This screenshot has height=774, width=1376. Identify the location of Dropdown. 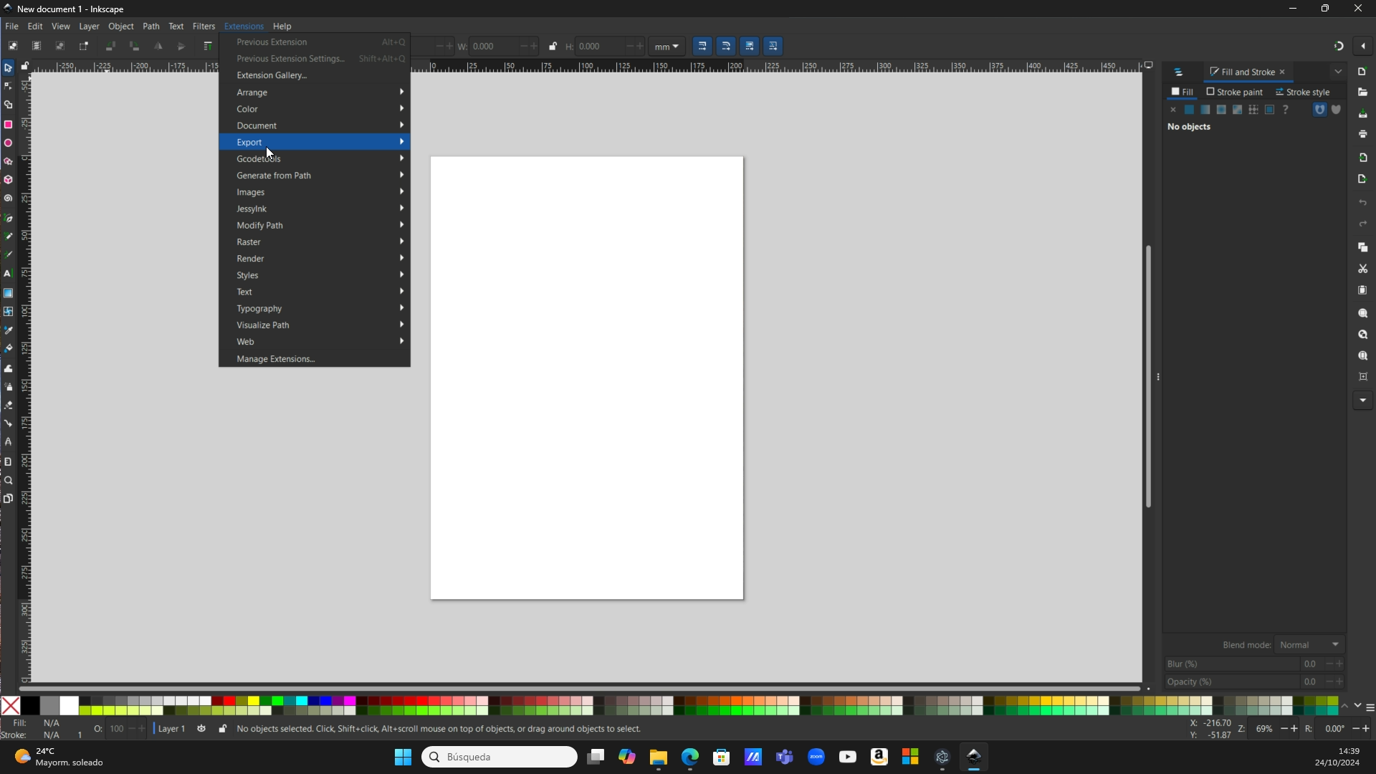
(1337, 72).